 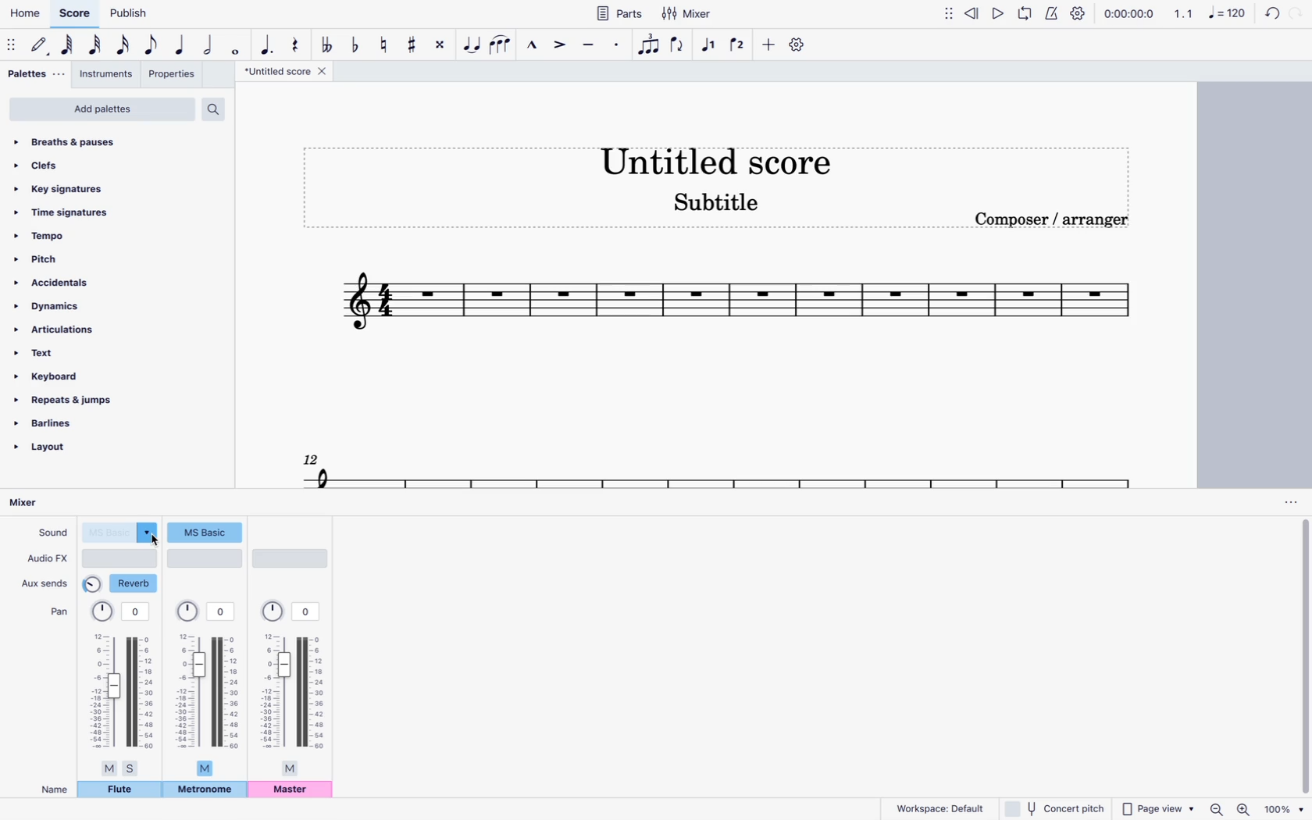 What do you see at coordinates (205, 791) in the screenshot?
I see `metronome` at bounding box center [205, 791].